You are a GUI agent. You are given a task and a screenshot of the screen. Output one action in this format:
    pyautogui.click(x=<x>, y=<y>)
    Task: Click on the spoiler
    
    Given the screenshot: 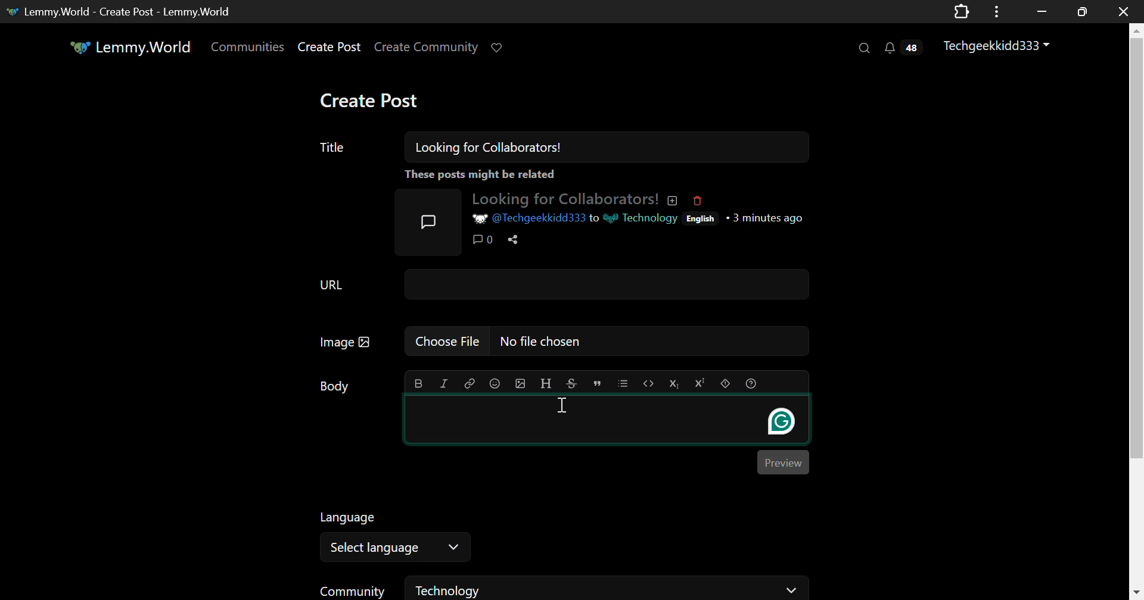 What is the action you would take?
    pyautogui.click(x=725, y=383)
    